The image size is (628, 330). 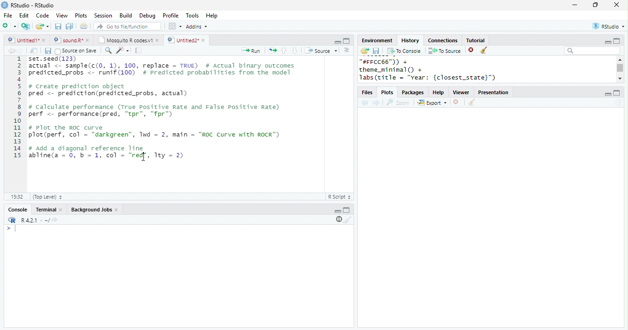 I want to click on run, so click(x=251, y=51).